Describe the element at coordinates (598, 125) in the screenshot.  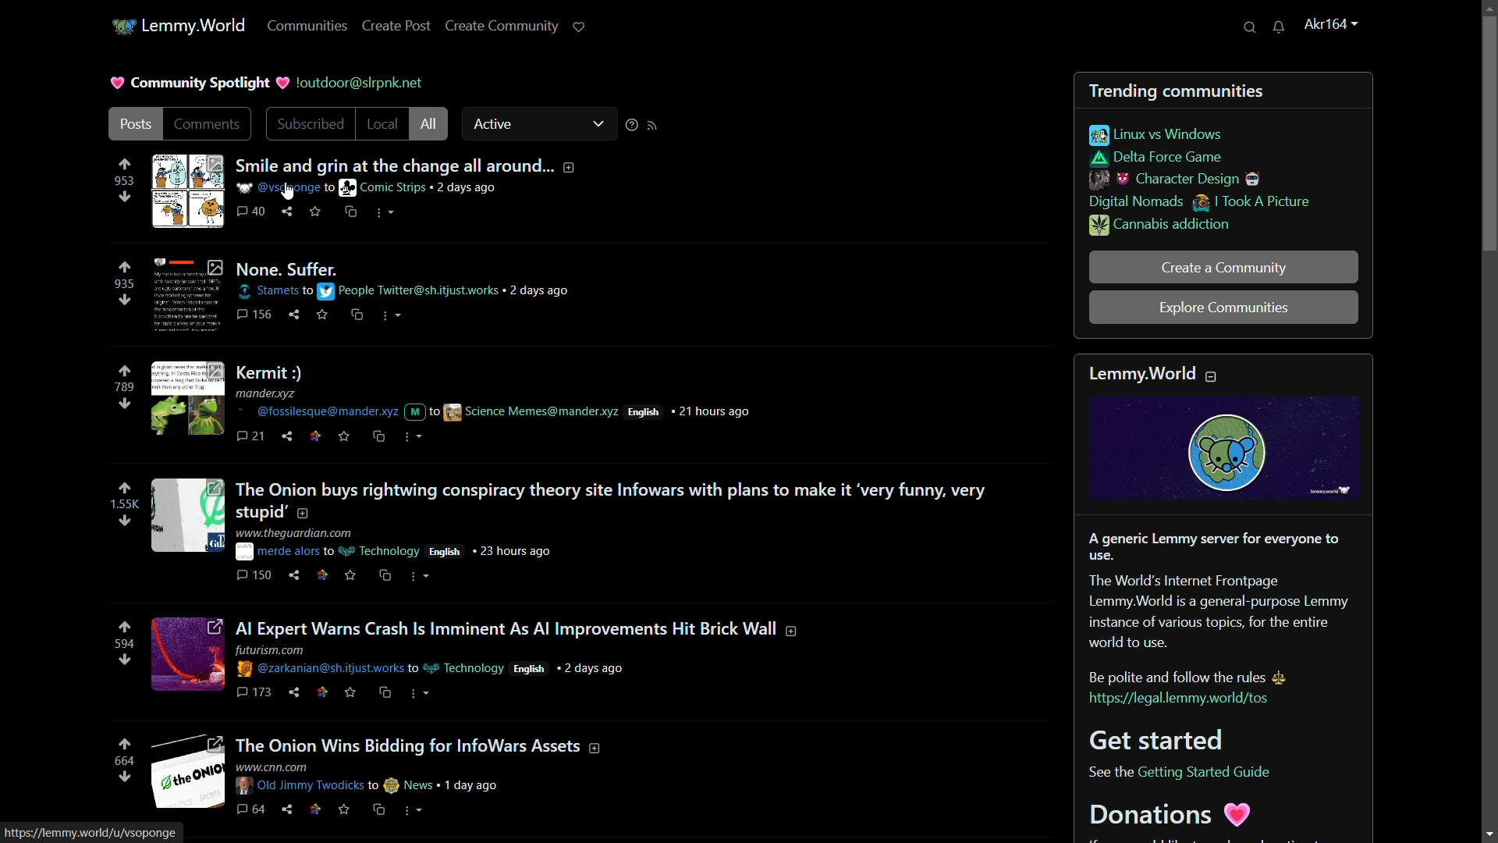
I see `dropdown` at that location.